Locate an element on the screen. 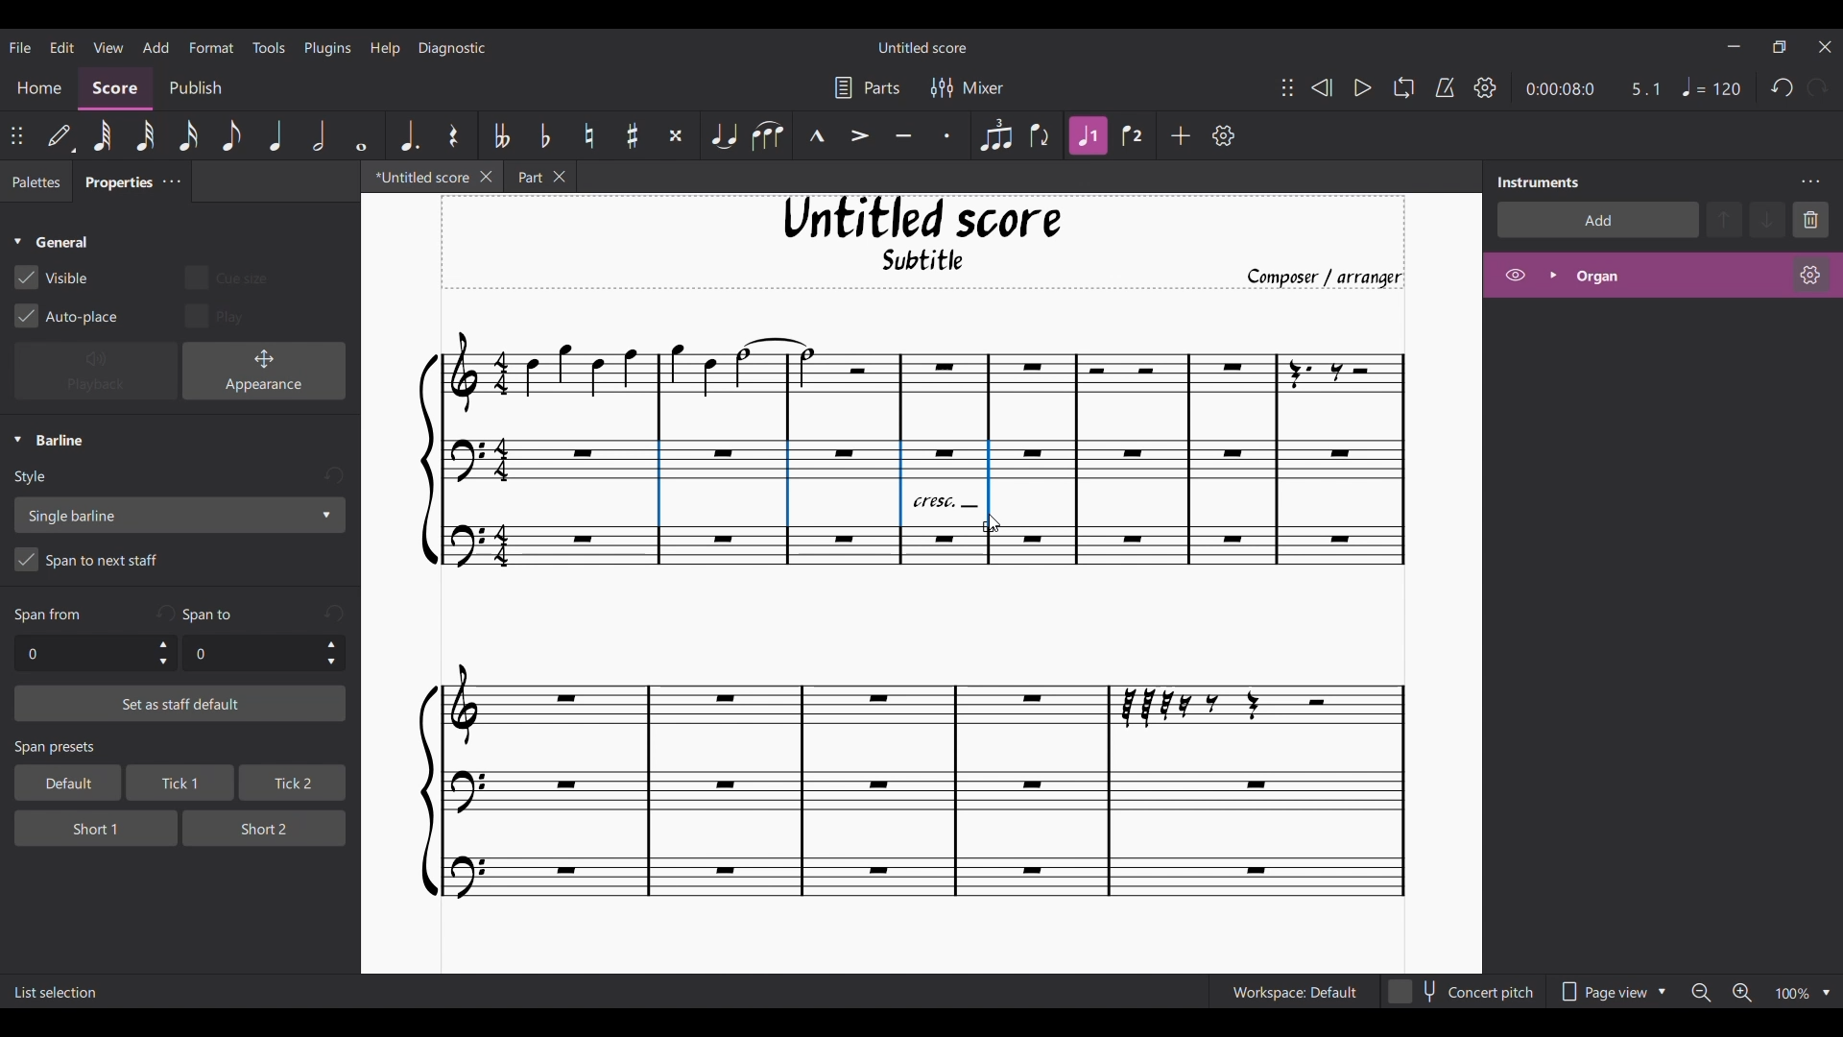 Image resolution: width=1843 pixels, height=1037 pixels. Close current tab is located at coordinates (487, 176).